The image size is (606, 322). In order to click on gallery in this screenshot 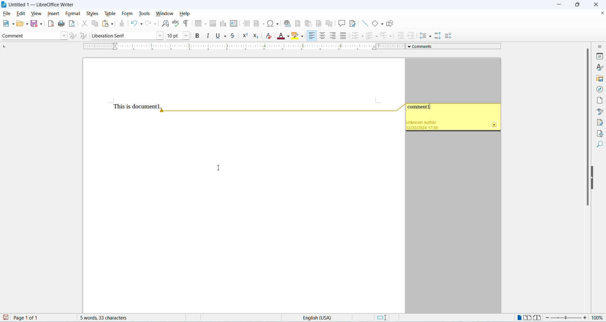, I will do `click(599, 78)`.